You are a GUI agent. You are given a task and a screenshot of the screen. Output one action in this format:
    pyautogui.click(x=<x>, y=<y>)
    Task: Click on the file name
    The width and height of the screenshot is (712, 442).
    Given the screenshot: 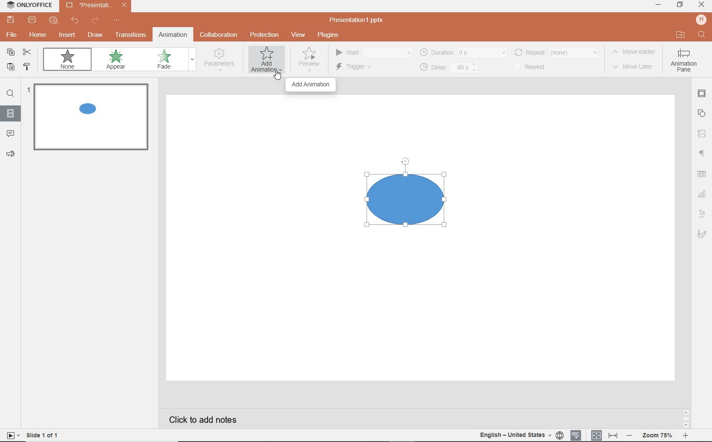 What is the action you would take?
    pyautogui.click(x=97, y=6)
    